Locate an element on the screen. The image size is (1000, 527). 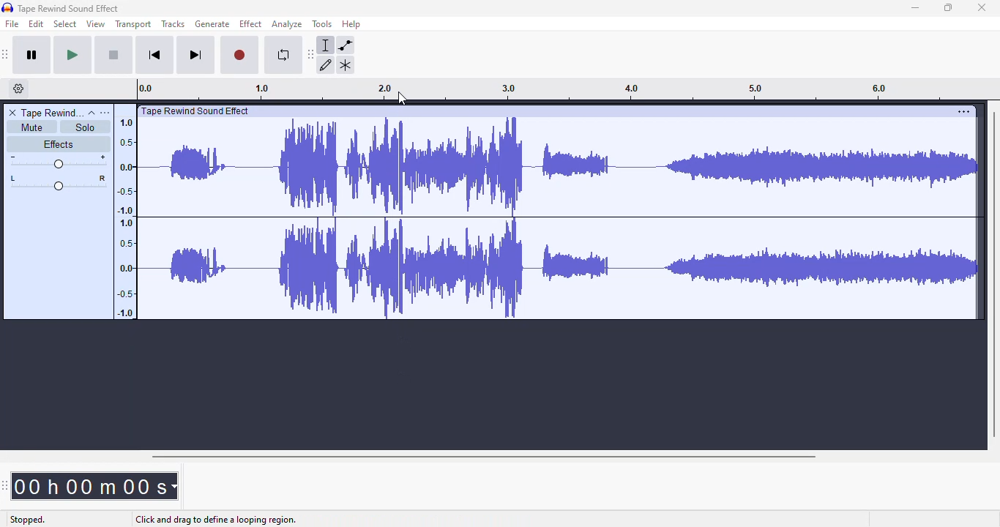
envelope tool is located at coordinates (346, 45).